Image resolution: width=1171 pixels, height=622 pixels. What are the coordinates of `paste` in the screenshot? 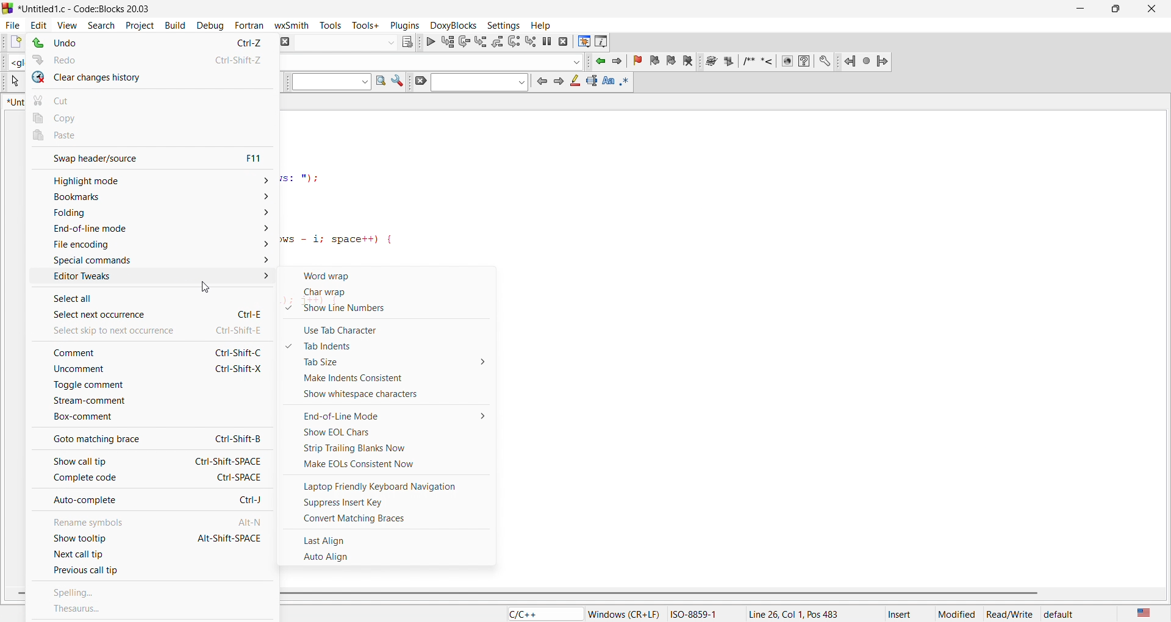 It's located at (153, 137).